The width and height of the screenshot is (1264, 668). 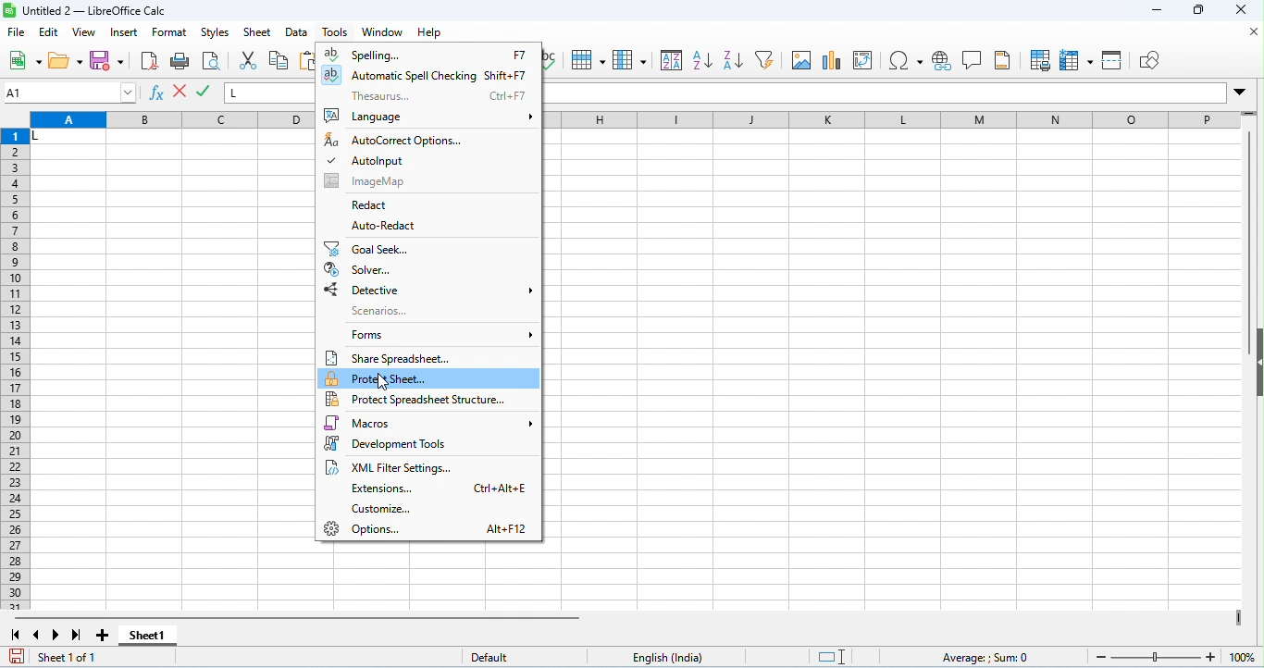 What do you see at coordinates (87, 10) in the screenshot?
I see `untitled 2- libreoffice calc` at bounding box center [87, 10].